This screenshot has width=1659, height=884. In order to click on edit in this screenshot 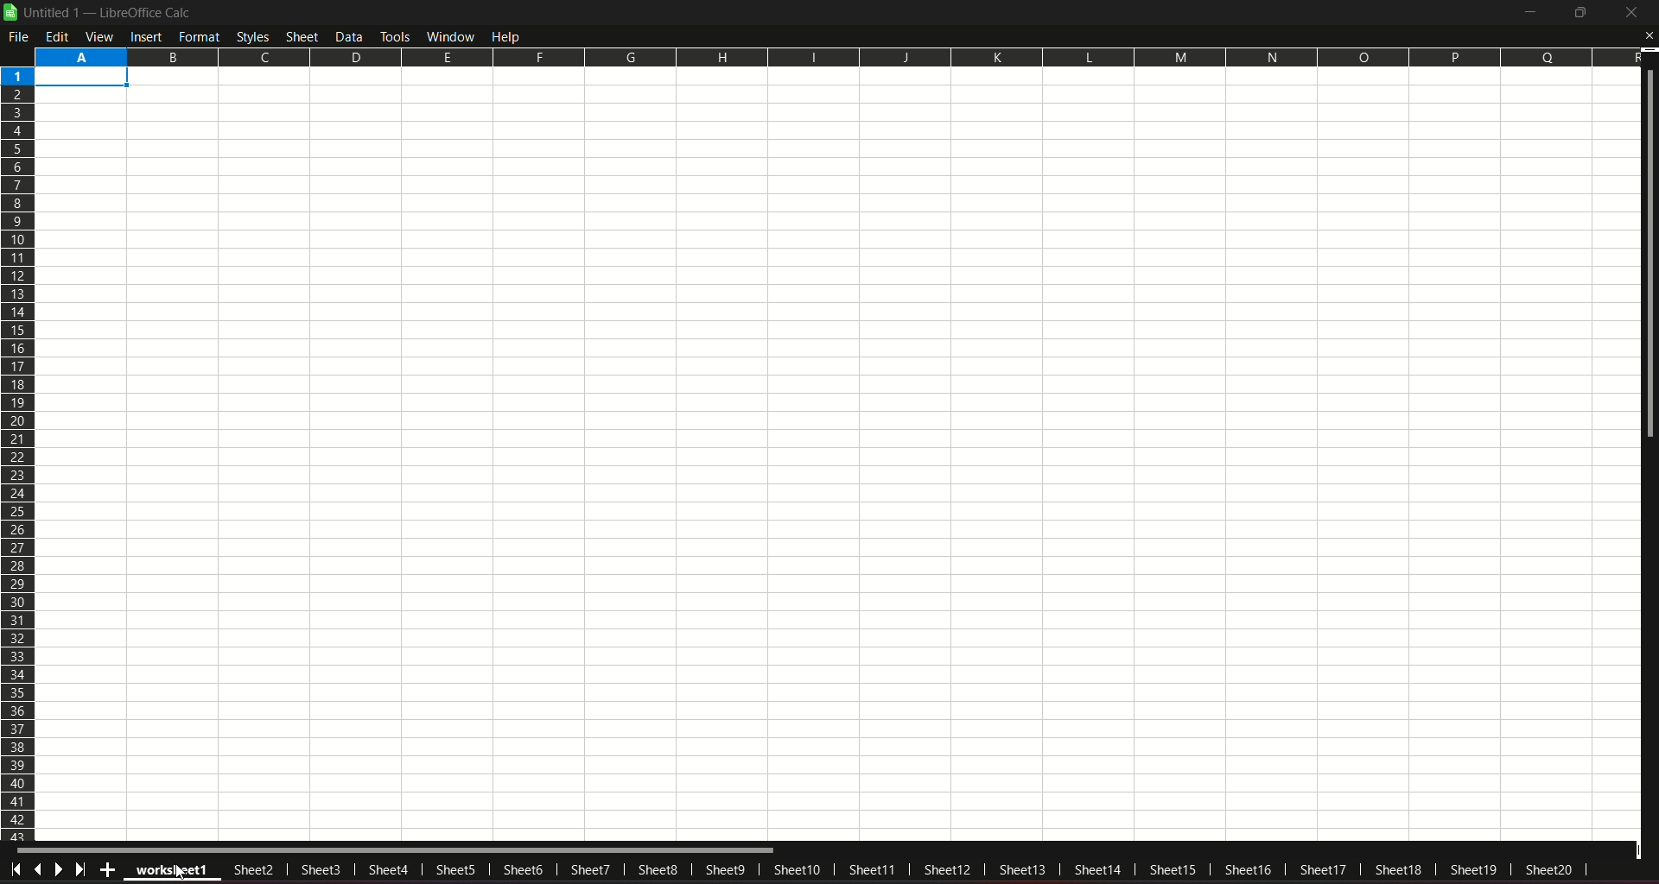, I will do `click(58, 36)`.